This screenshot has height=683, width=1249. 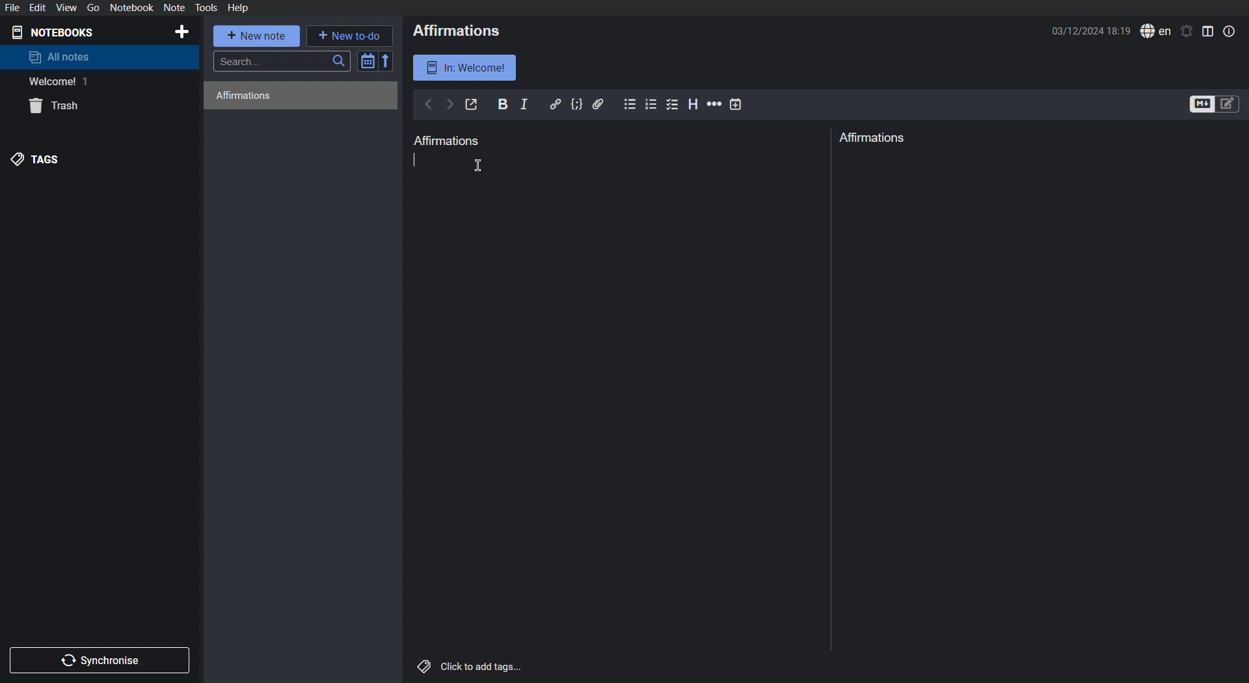 What do you see at coordinates (450, 105) in the screenshot?
I see `Redo` at bounding box center [450, 105].